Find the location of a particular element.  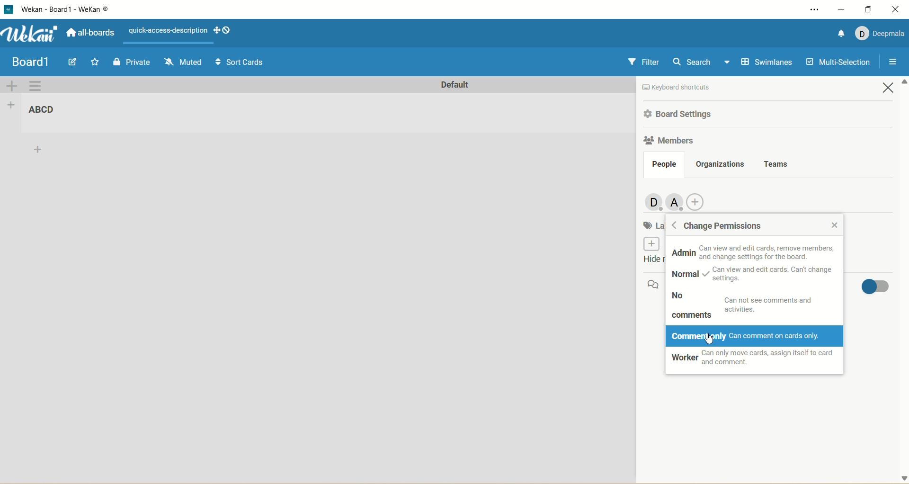

text is located at coordinates (698, 87).